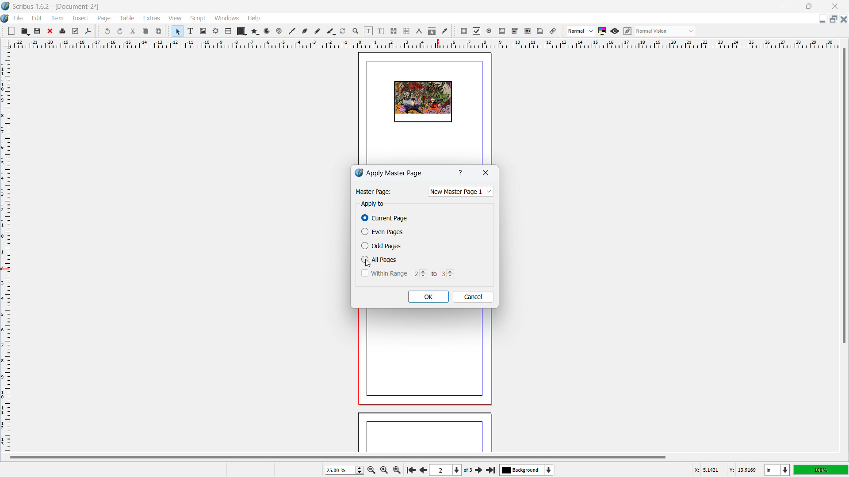  Describe the element at coordinates (394, 31) in the screenshot. I see `link text frames` at that location.